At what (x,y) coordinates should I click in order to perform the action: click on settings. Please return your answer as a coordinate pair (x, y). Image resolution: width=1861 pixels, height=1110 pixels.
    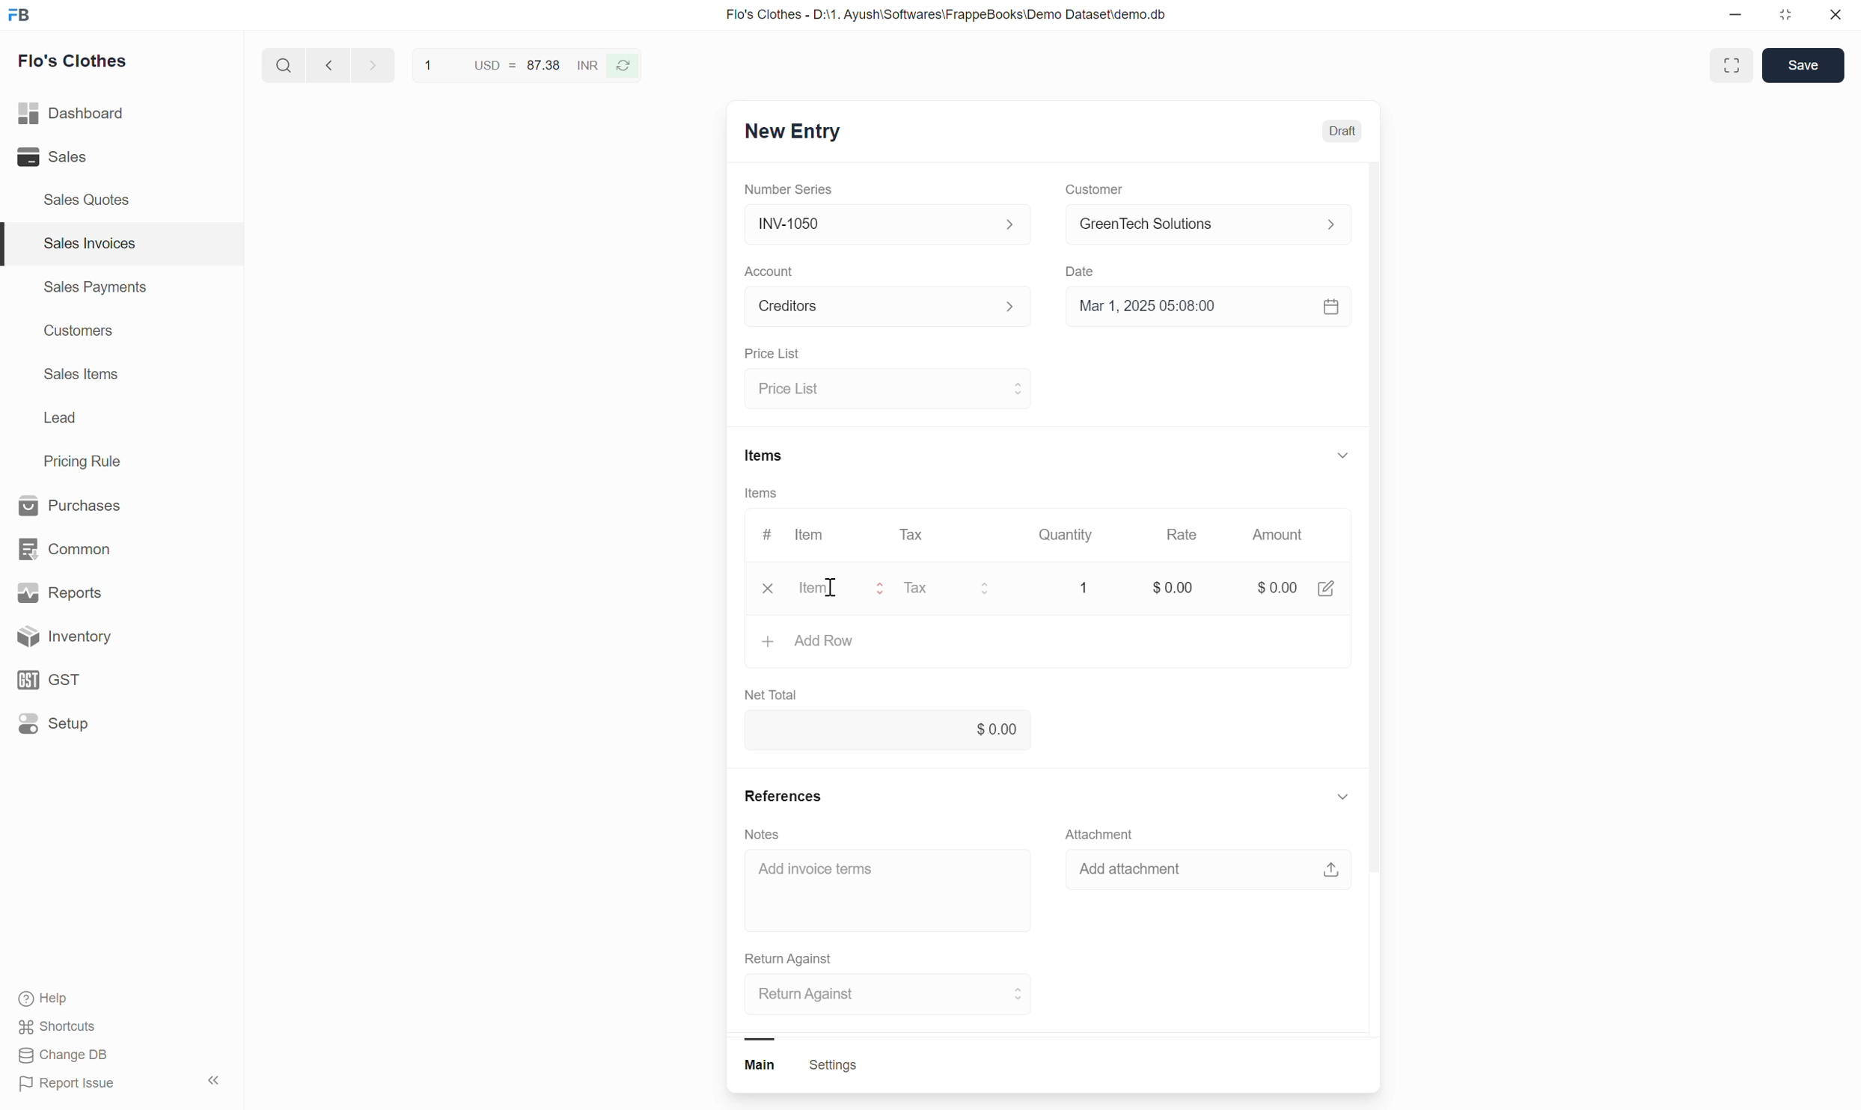
    Looking at the image, I should click on (834, 1067).